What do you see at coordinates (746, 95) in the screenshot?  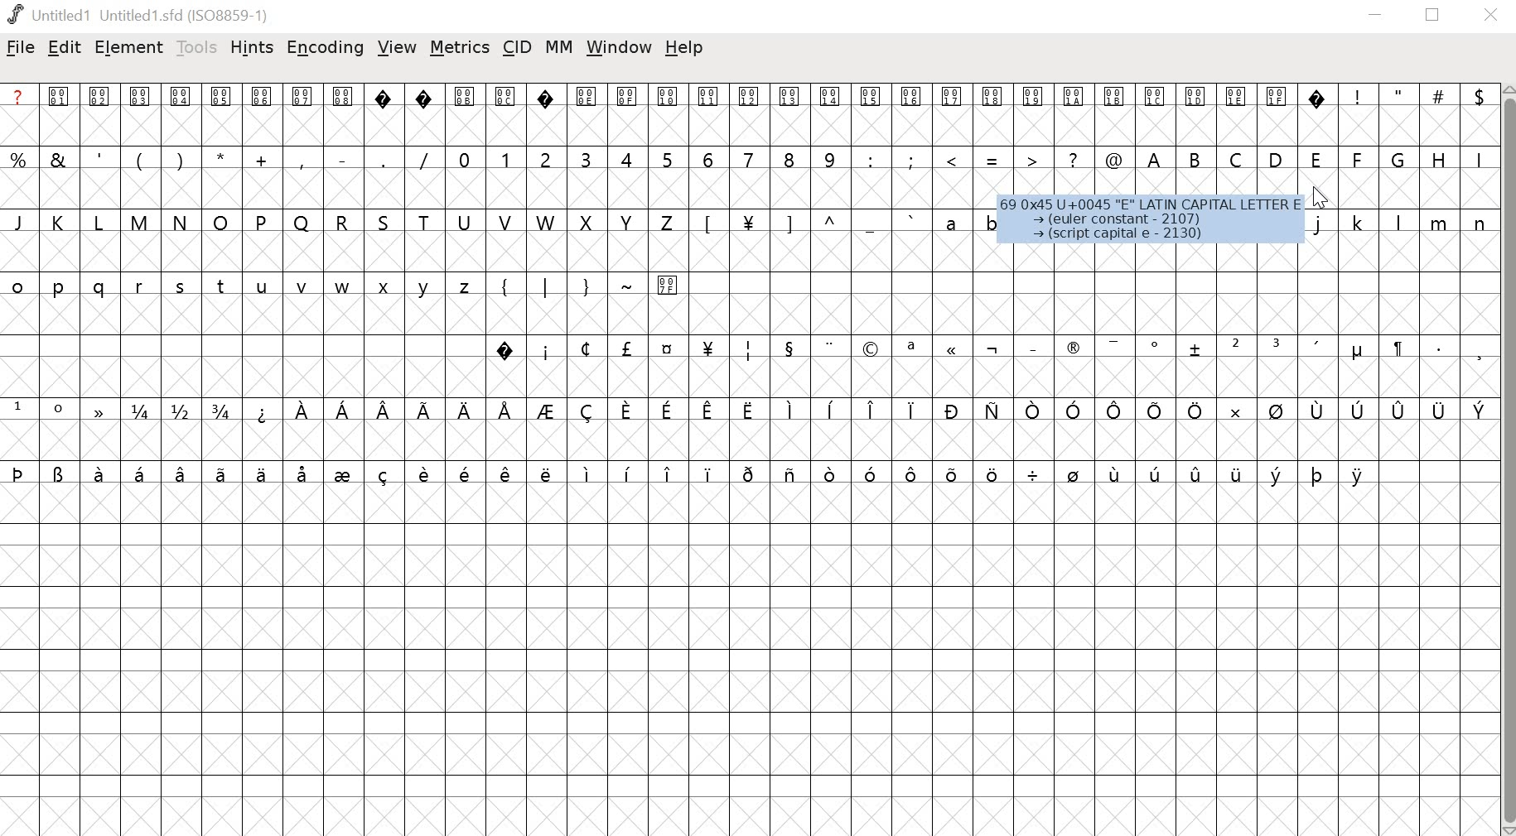 I see `special characters and symbols` at bounding box center [746, 95].